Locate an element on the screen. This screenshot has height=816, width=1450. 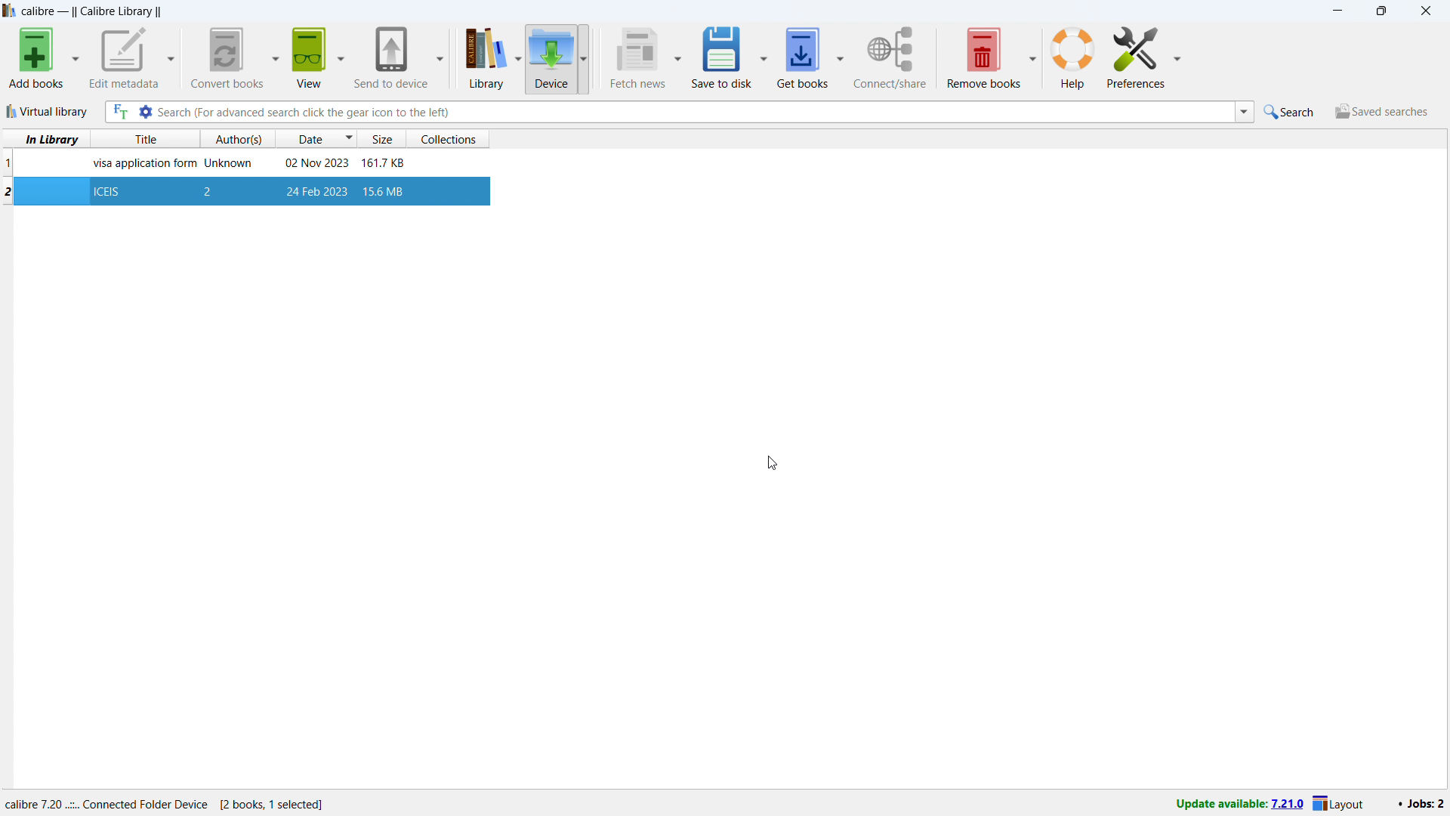
Add books options is located at coordinates (76, 58).